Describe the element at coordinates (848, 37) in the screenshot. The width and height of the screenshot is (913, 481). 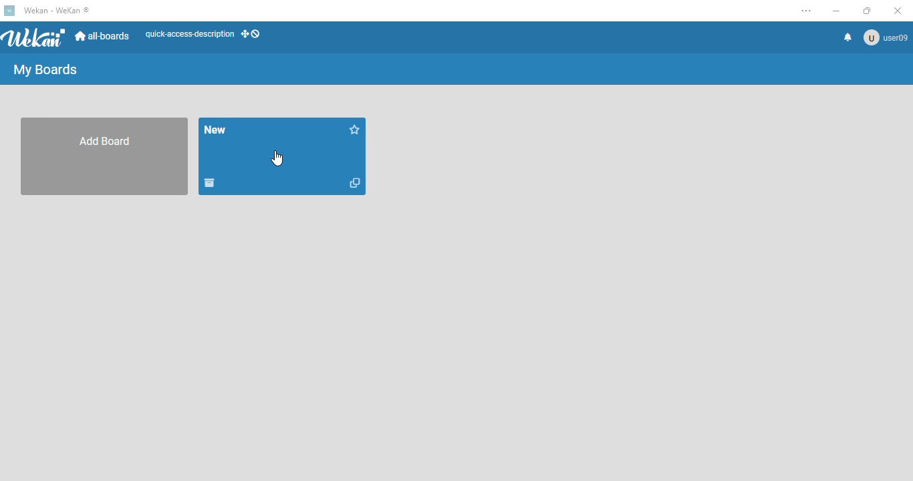
I see `notifications` at that location.